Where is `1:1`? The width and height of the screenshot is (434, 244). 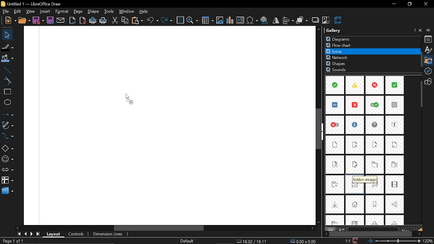 1:1 is located at coordinates (348, 241).